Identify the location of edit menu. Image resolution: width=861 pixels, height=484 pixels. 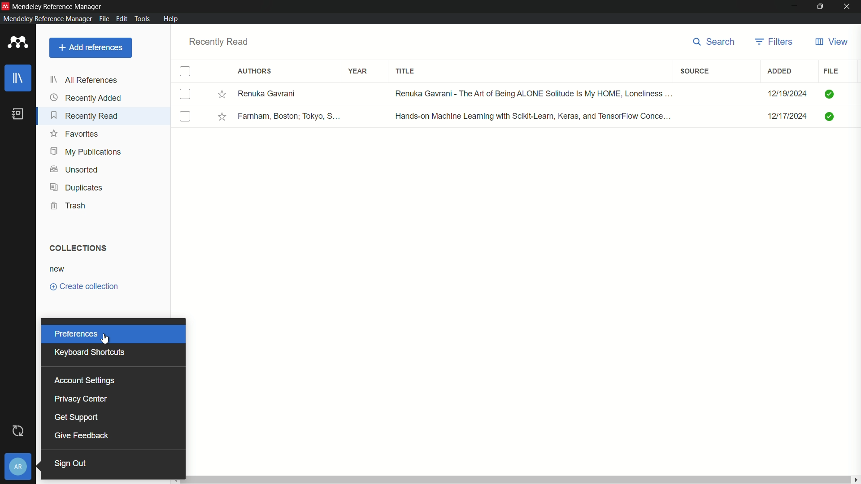
(122, 19).